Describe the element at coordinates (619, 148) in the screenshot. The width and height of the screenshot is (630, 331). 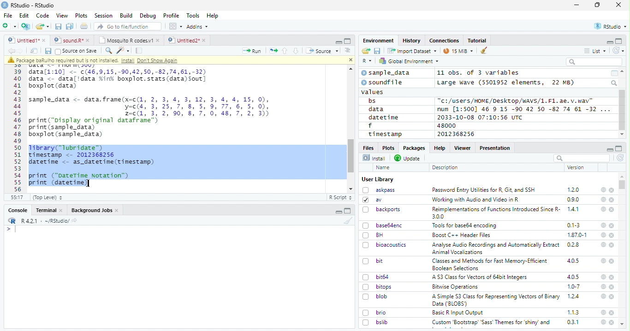
I see `full screen` at that location.